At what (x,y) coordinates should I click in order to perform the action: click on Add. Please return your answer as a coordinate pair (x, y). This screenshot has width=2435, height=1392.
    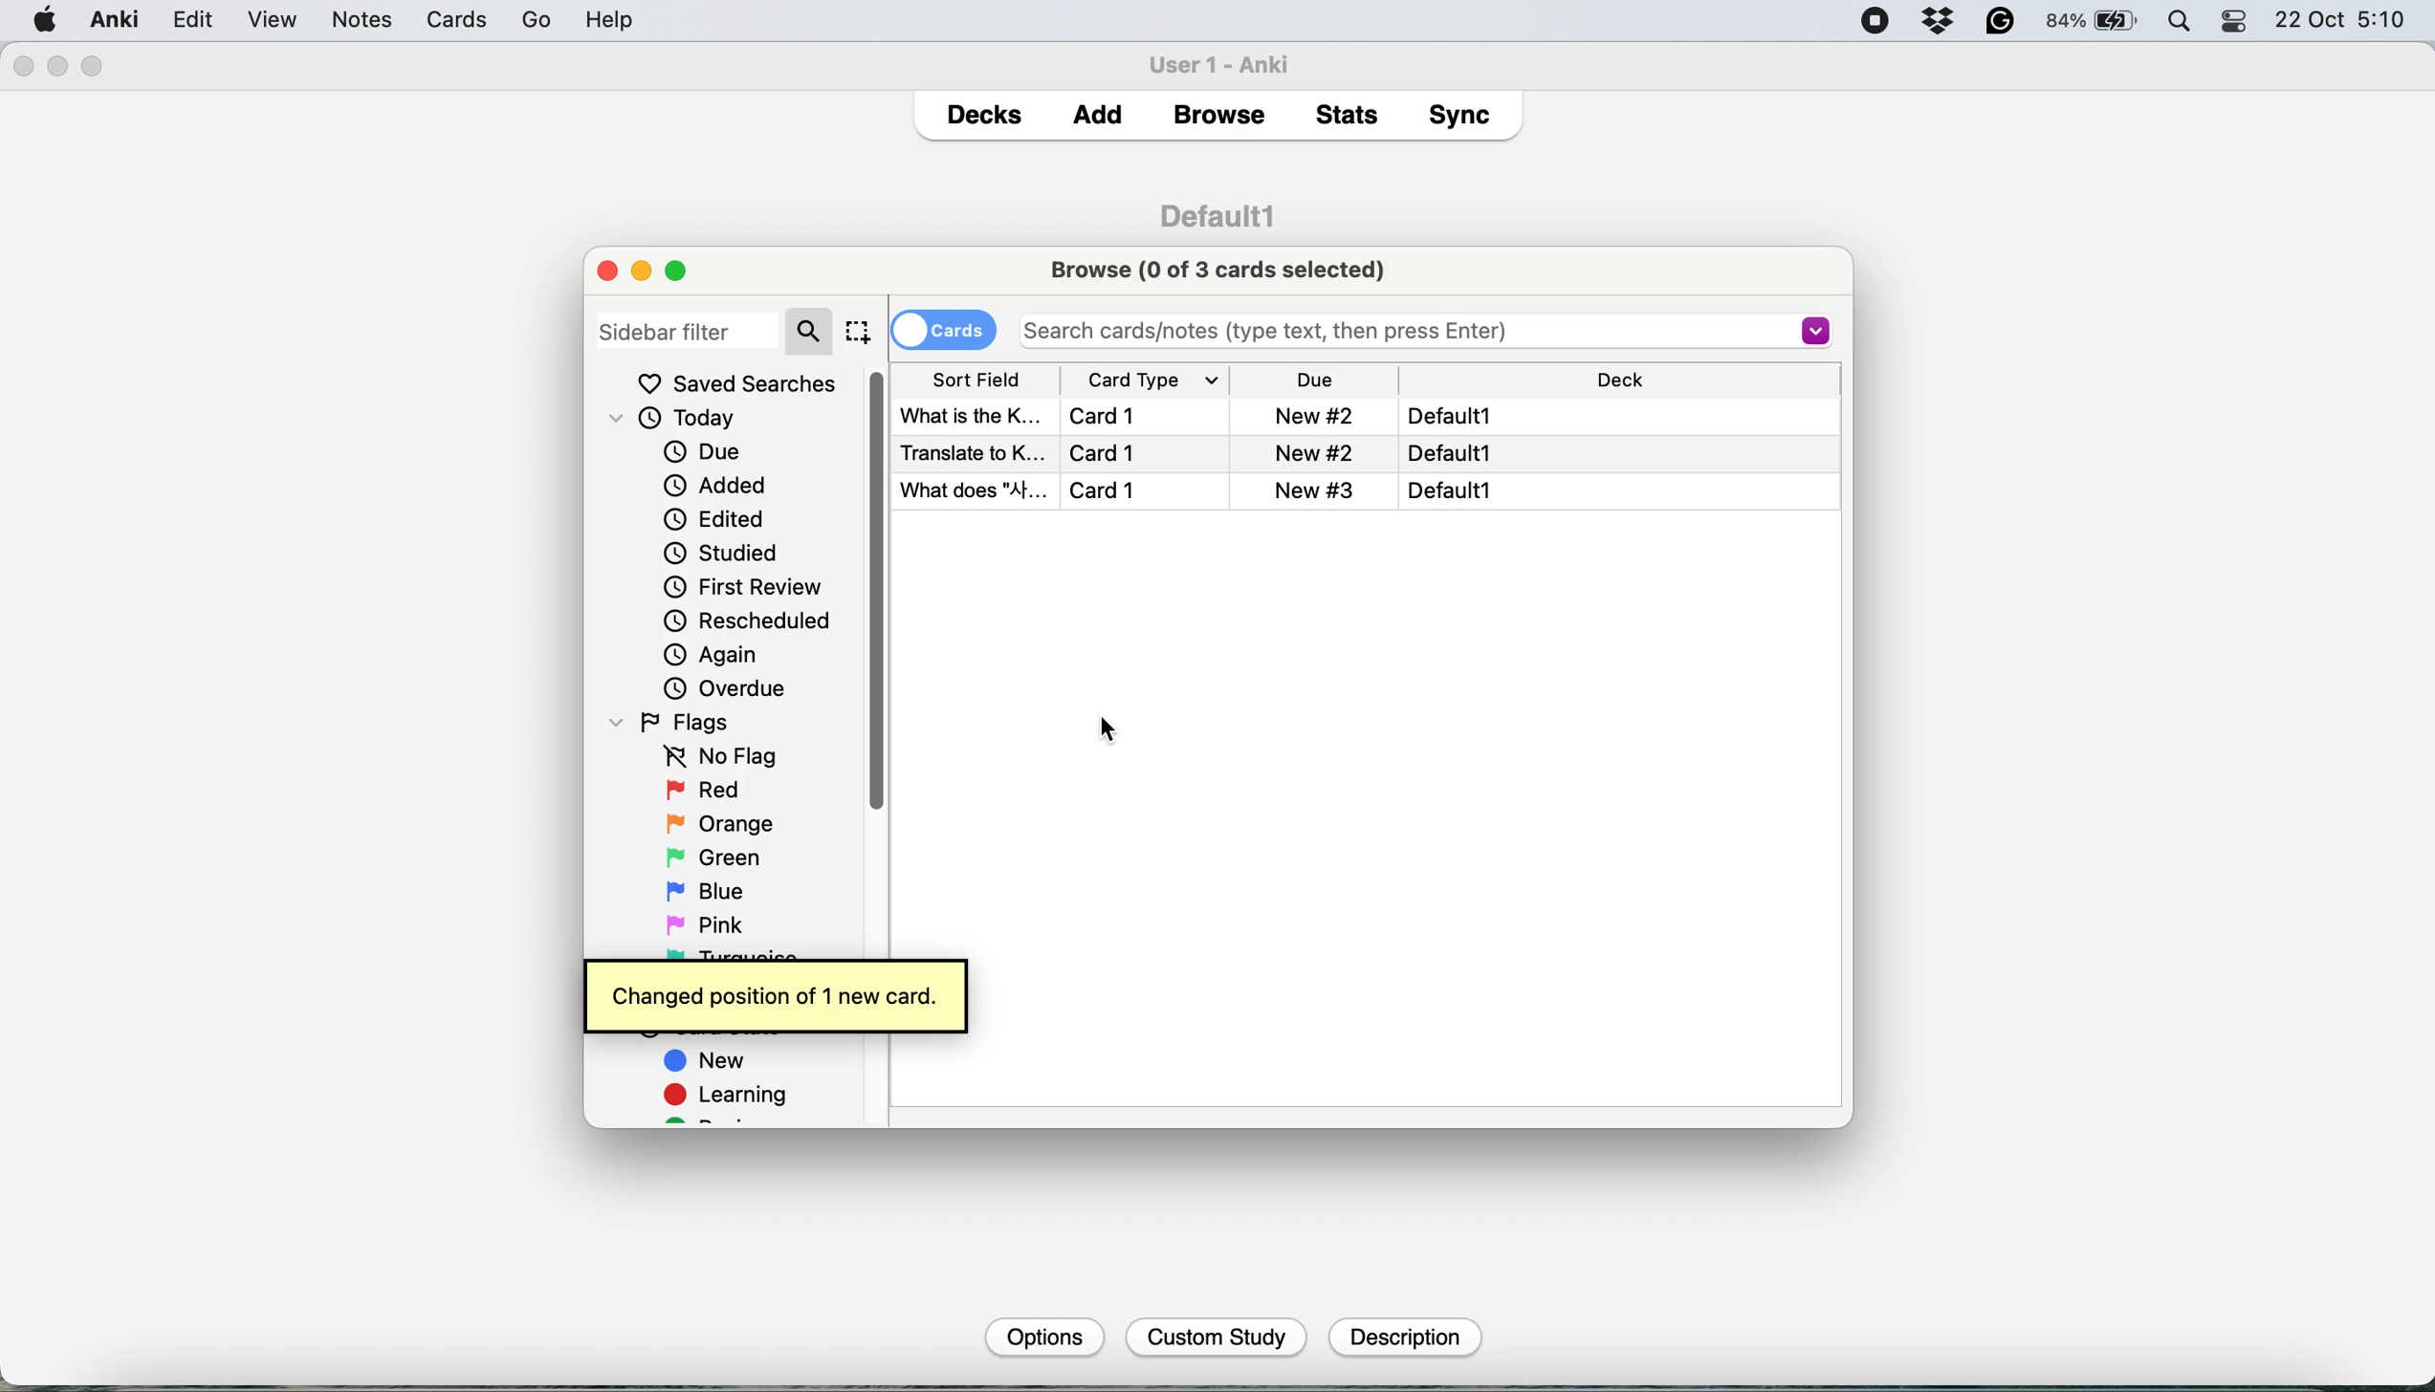
    Looking at the image, I should click on (1098, 109).